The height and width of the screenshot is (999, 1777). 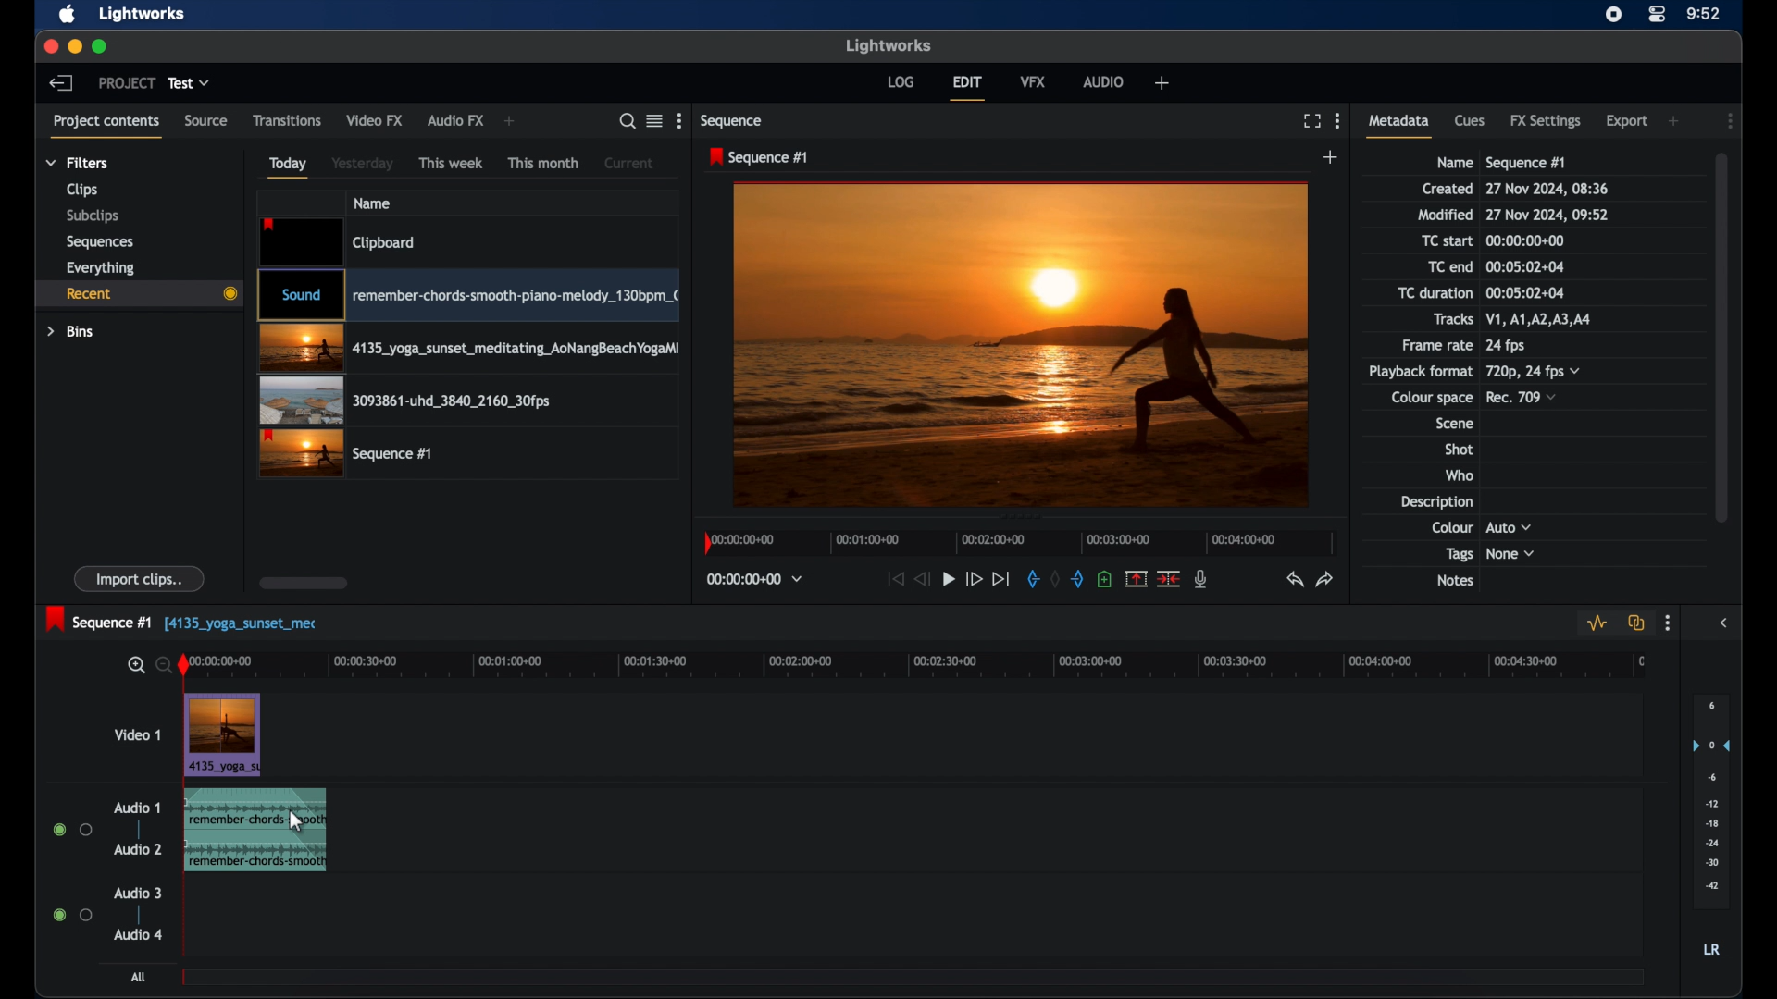 I want to click on TC end, so click(x=1438, y=266).